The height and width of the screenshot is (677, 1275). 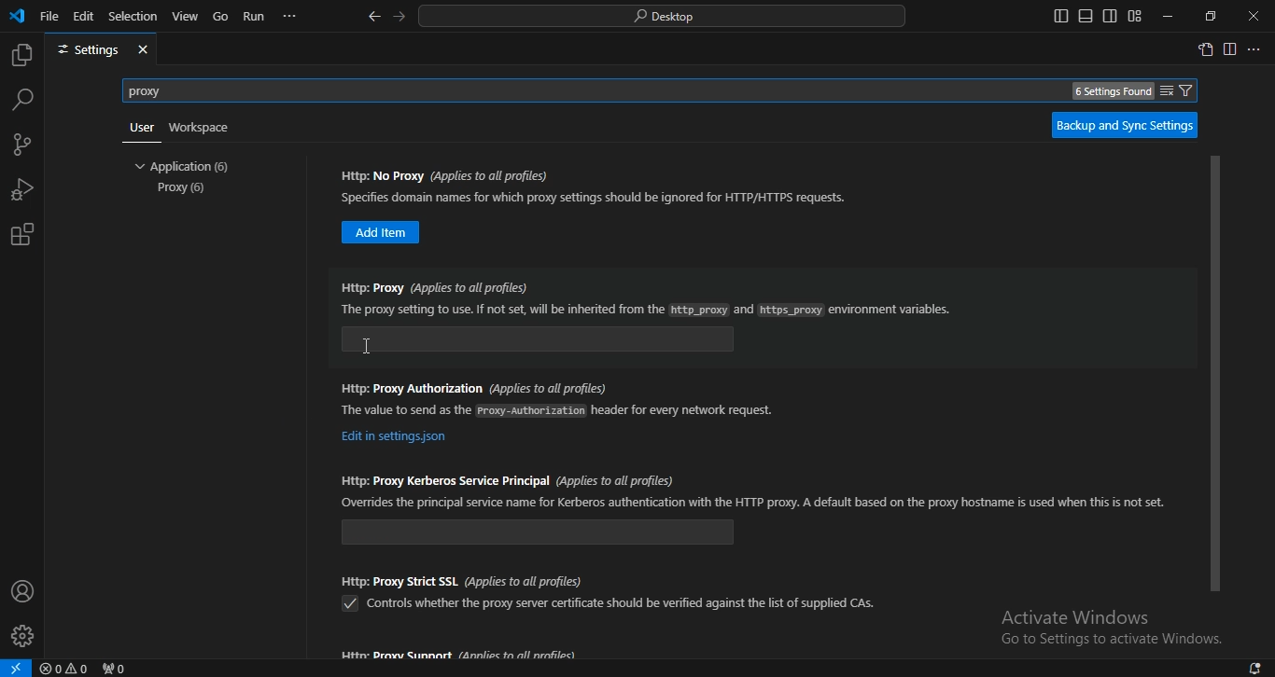 What do you see at coordinates (542, 340) in the screenshot?
I see `https: proxy` at bounding box center [542, 340].